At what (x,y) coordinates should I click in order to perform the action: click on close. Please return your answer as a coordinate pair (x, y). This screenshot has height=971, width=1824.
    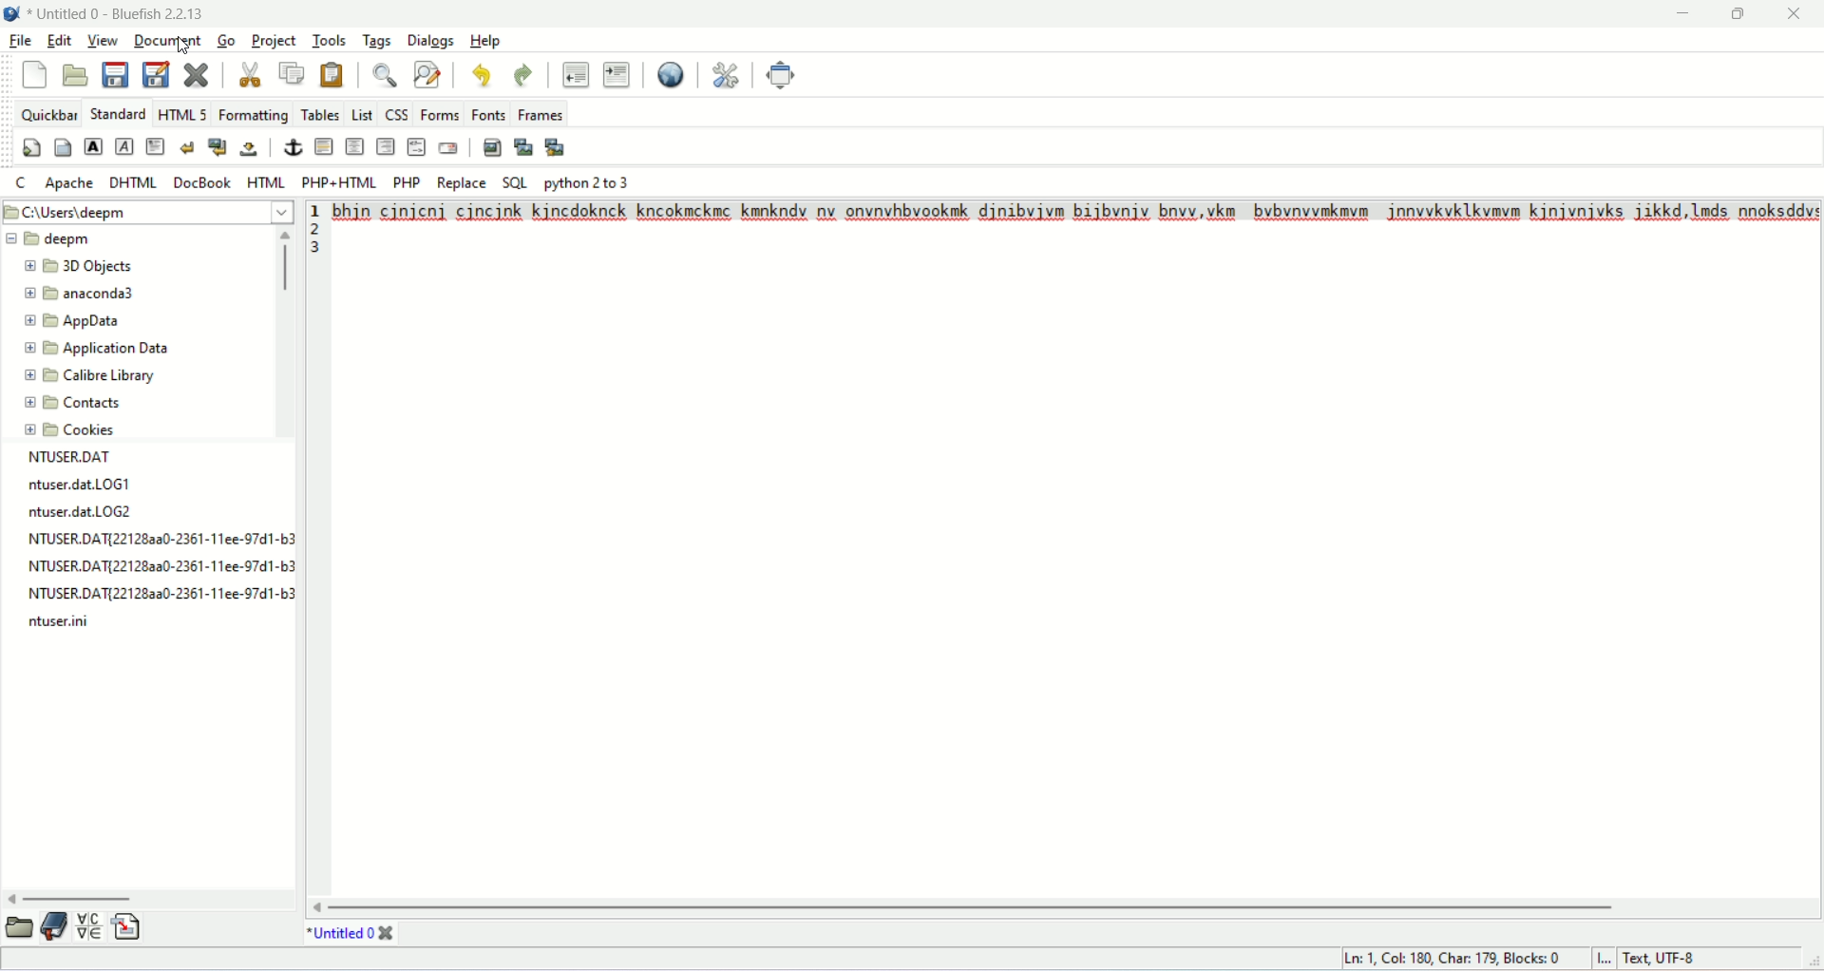
    Looking at the image, I should click on (1795, 14).